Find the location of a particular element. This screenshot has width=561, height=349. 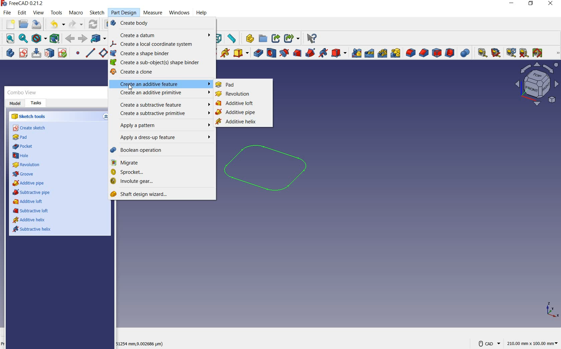

refresh is located at coordinates (511, 53).